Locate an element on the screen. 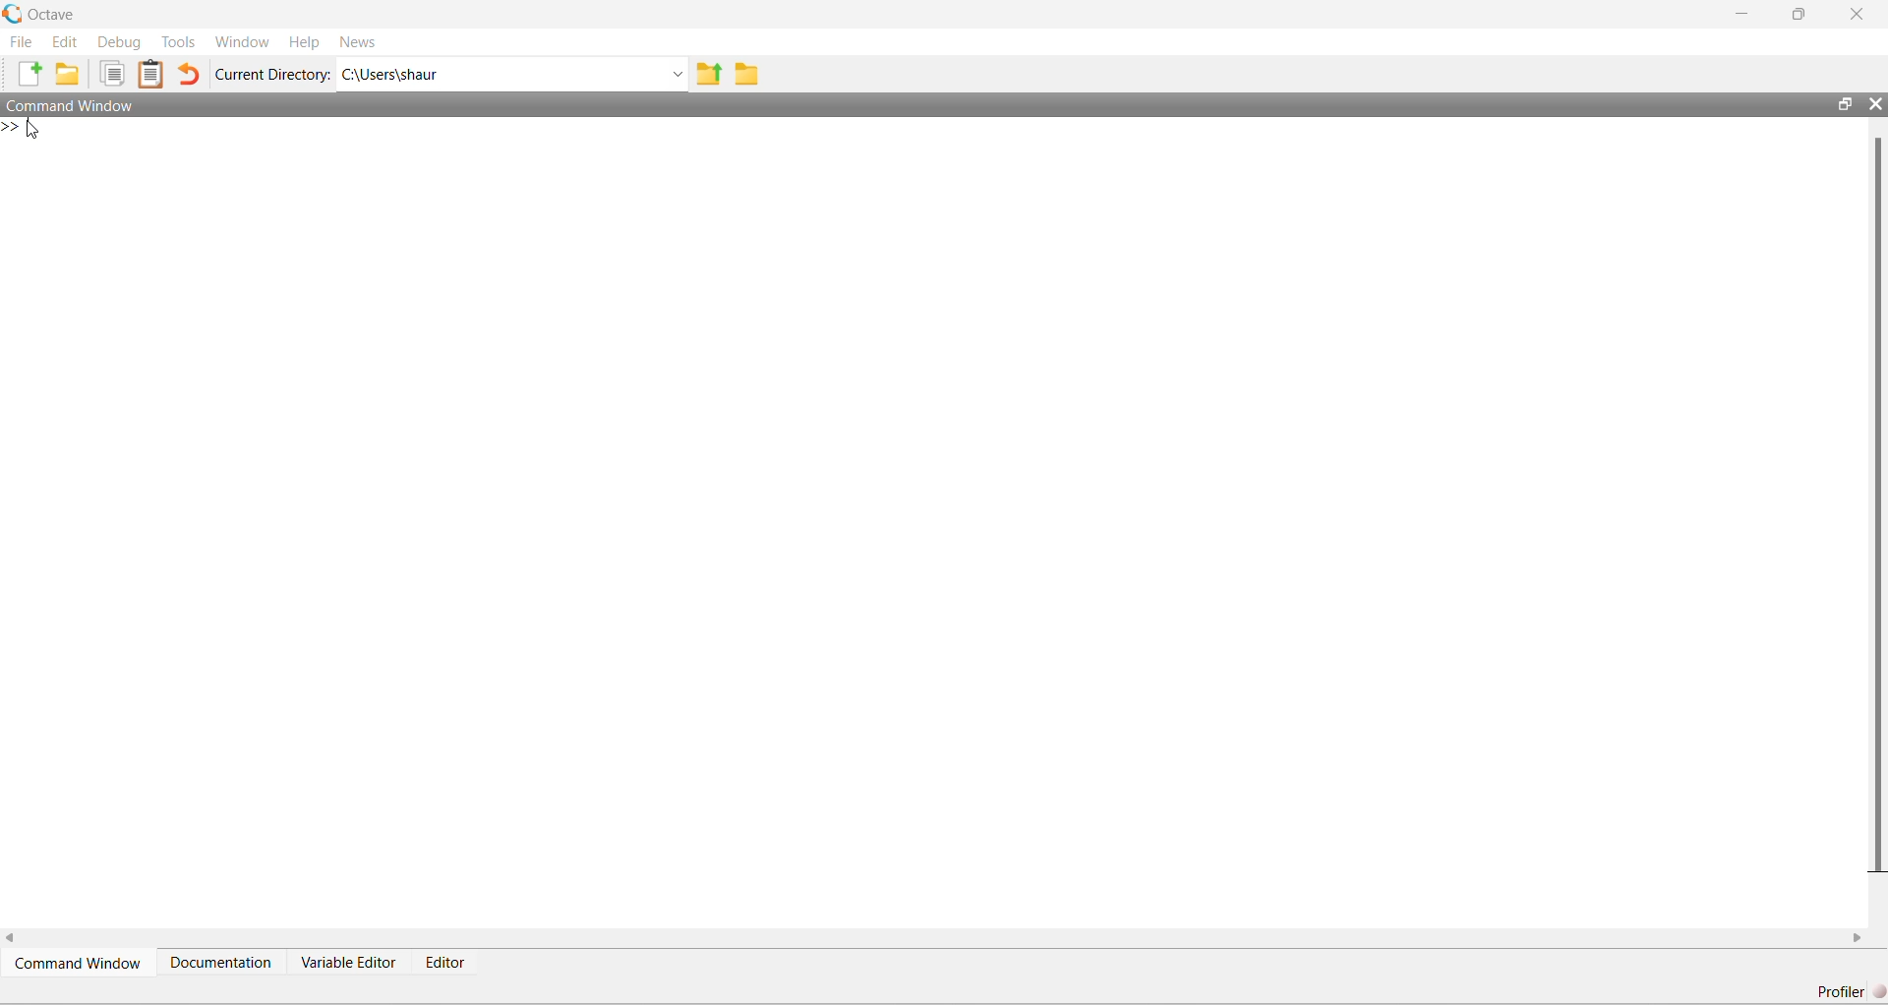 The width and height of the screenshot is (1888, 1005). Profiler is located at coordinates (1849, 990).